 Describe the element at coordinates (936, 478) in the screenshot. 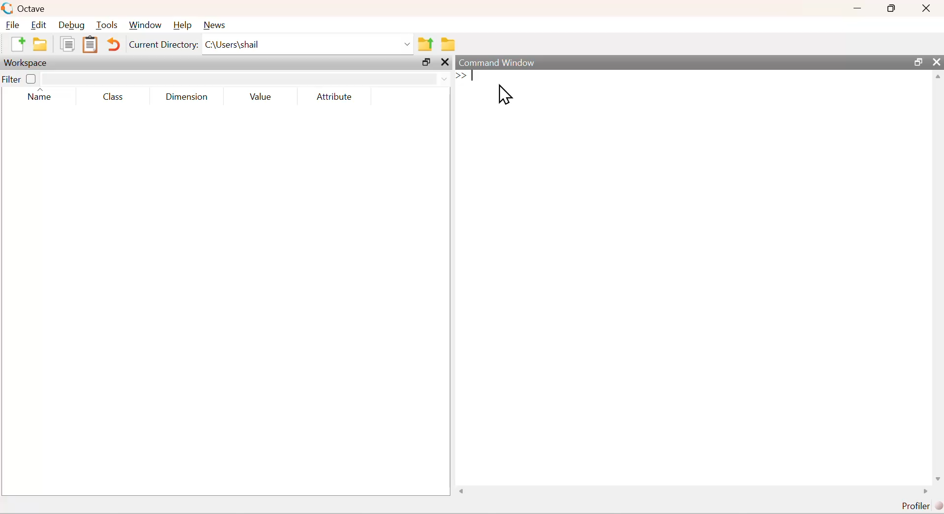

I see `scroll bar down` at that location.